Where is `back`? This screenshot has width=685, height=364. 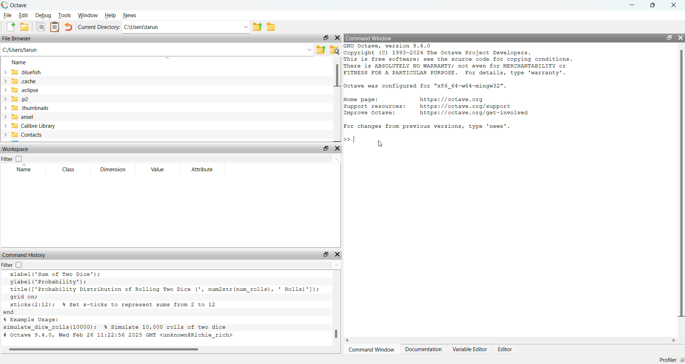 back is located at coordinates (68, 28).